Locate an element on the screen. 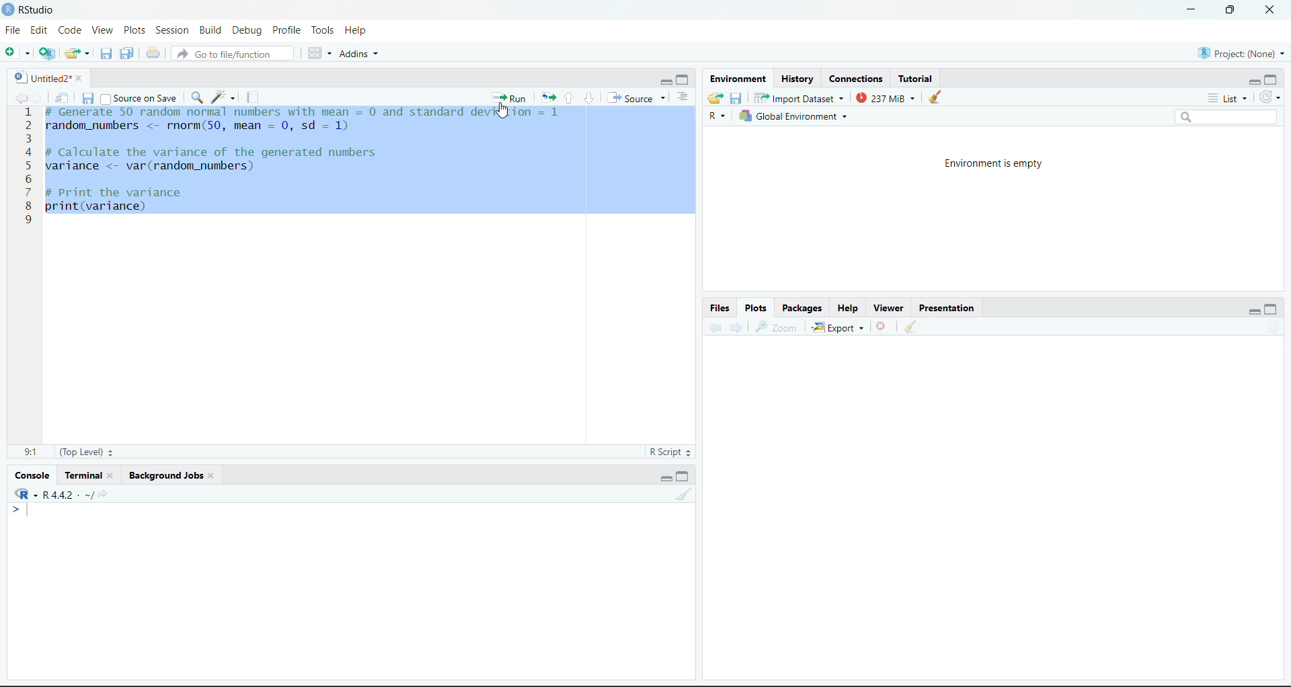 The image size is (1291, 687). Zoom is located at coordinates (778, 328).